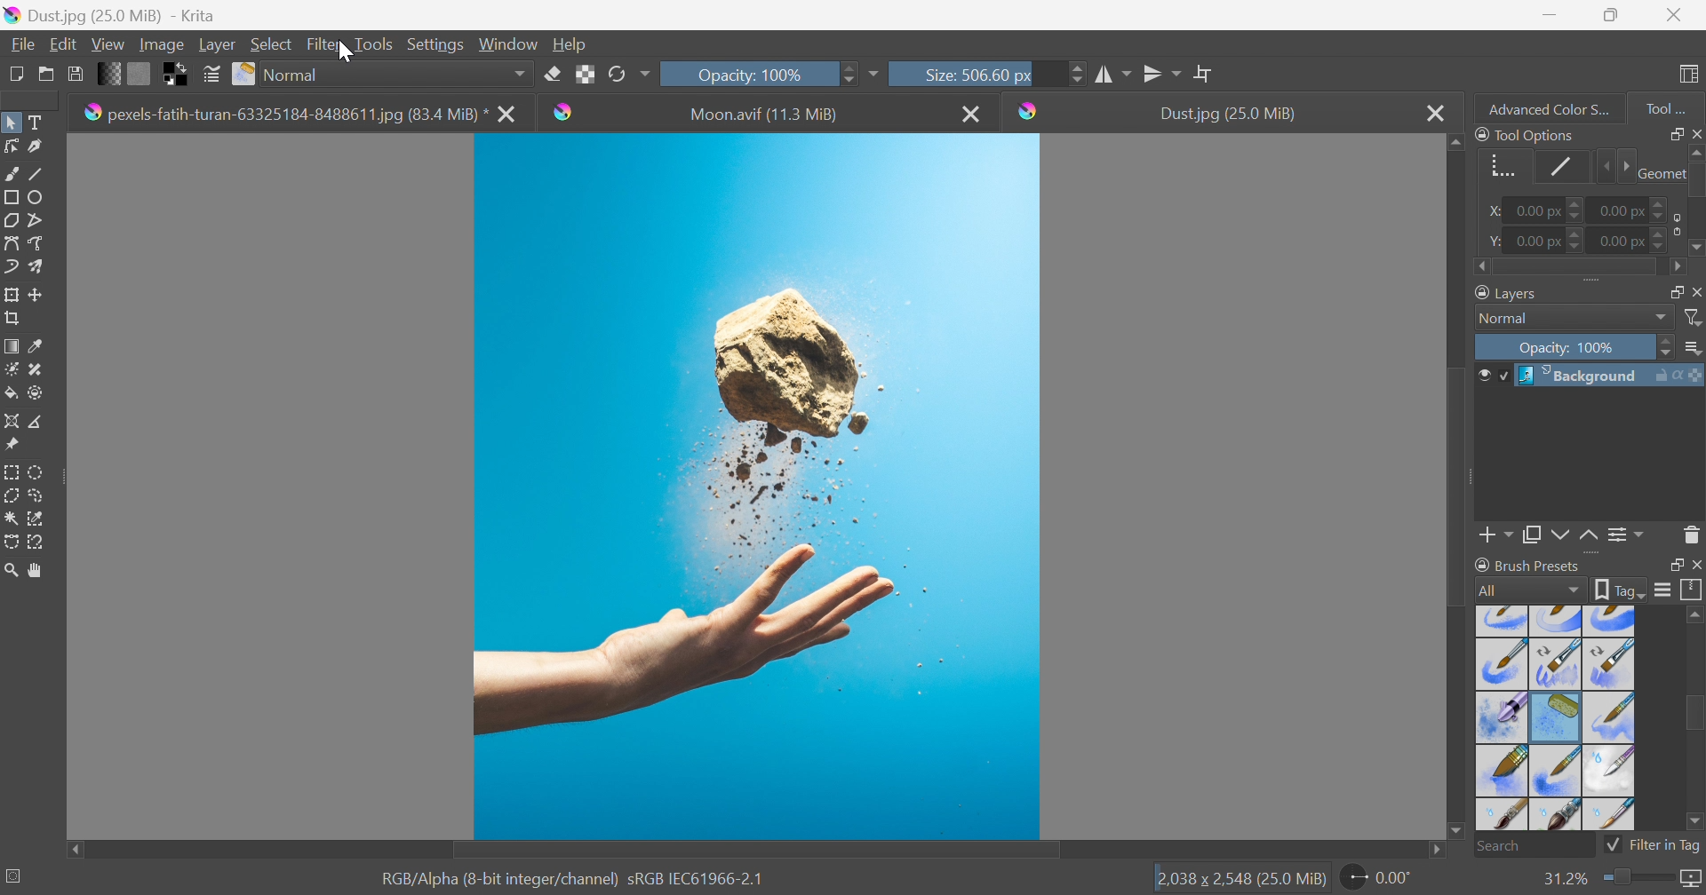 The width and height of the screenshot is (1706, 895). What do you see at coordinates (40, 294) in the screenshot?
I see `Move a layer` at bounding box center [40, 294].